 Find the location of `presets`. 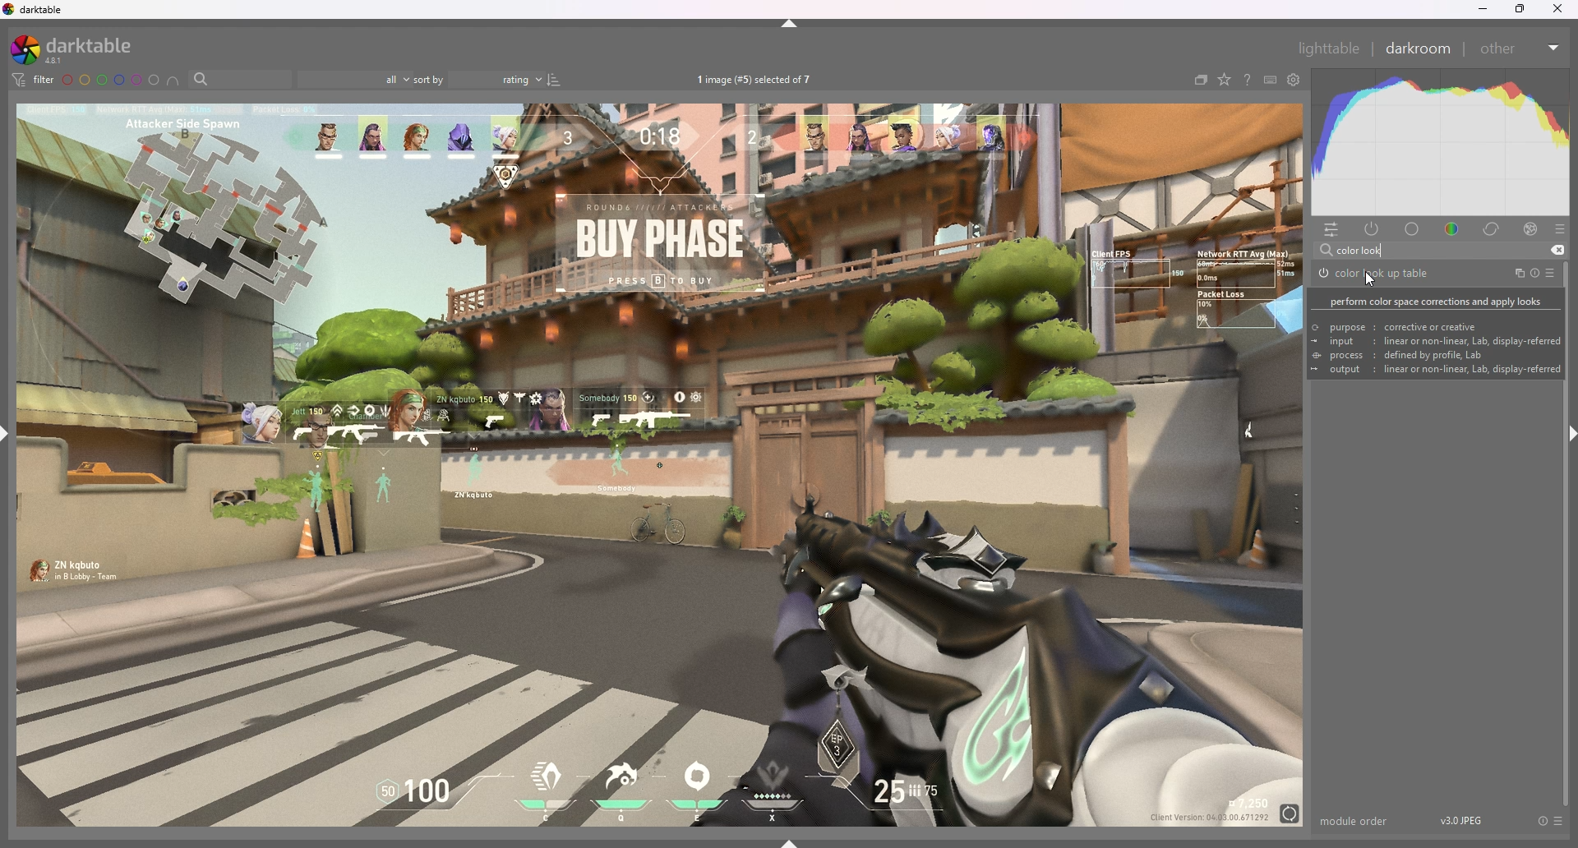

presets is located at coordinates (1557, 820).